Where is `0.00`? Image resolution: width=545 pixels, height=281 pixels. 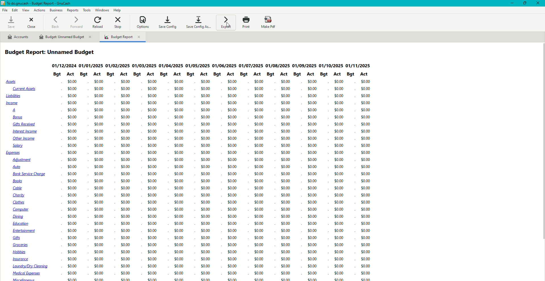
0.00 is located at coordinates (99, 117).